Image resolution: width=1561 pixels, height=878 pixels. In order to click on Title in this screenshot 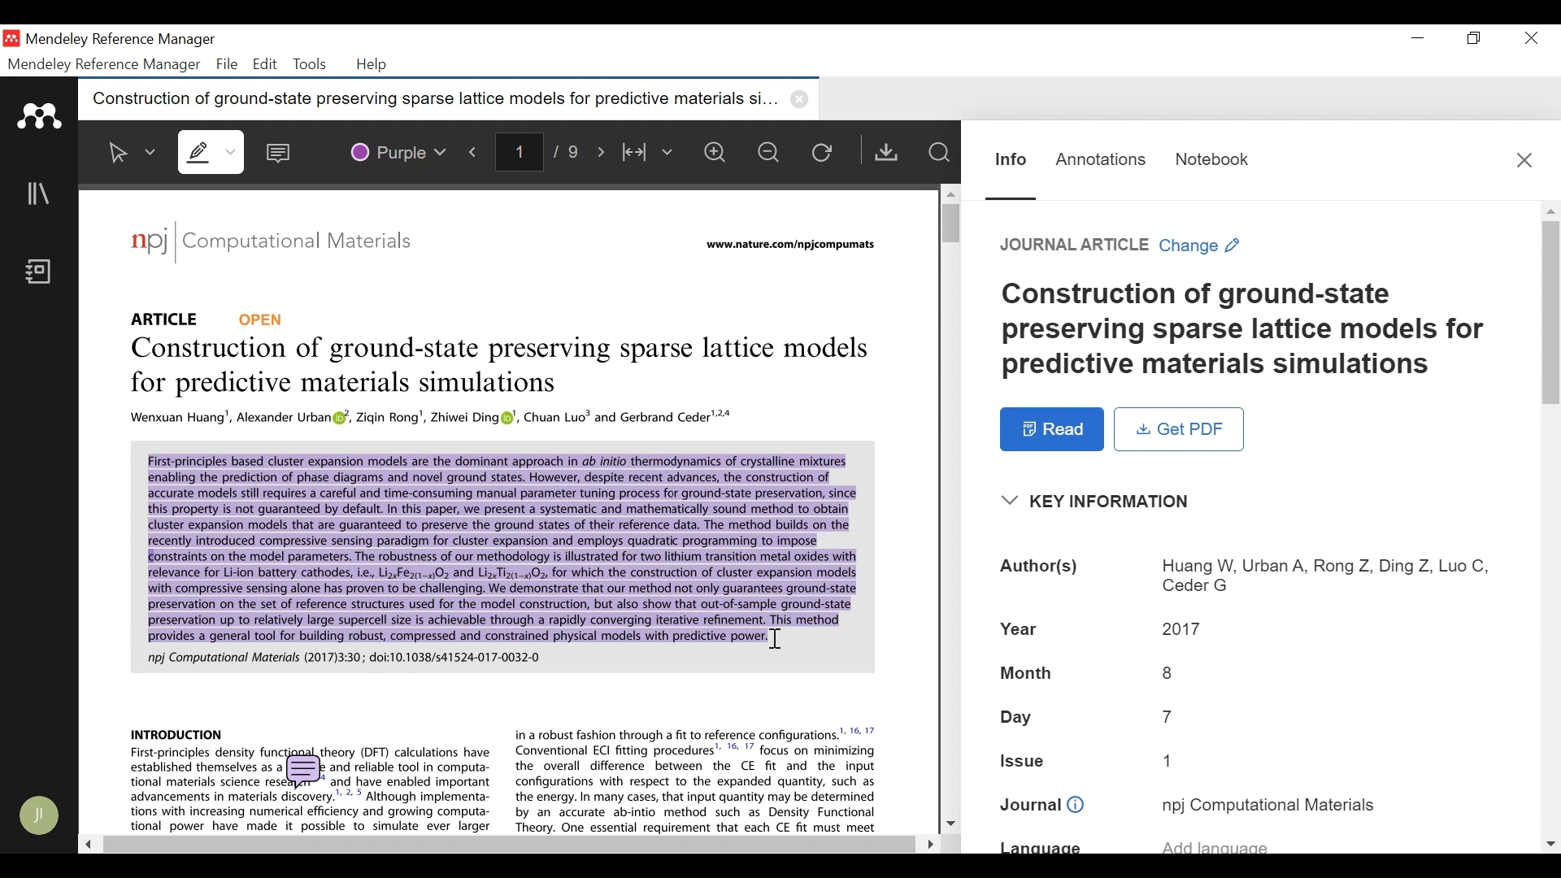, I will do `click(504, 368)`.